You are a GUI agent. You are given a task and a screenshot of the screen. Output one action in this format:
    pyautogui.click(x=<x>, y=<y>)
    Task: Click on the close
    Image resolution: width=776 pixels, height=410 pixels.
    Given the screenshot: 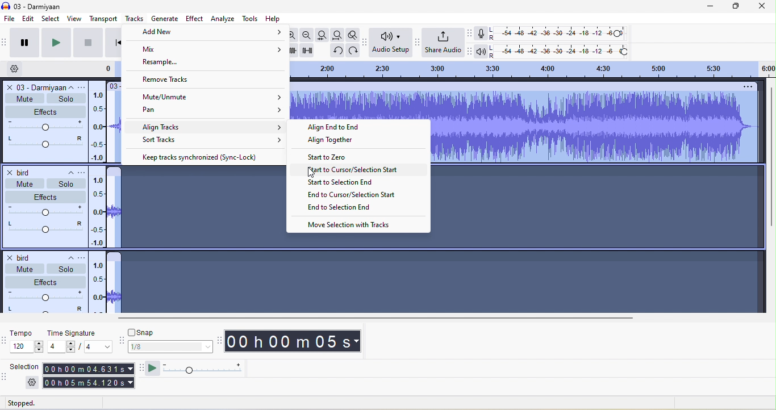 What is the action you would take?
    pyautogui.click(x=760, y=6)
    